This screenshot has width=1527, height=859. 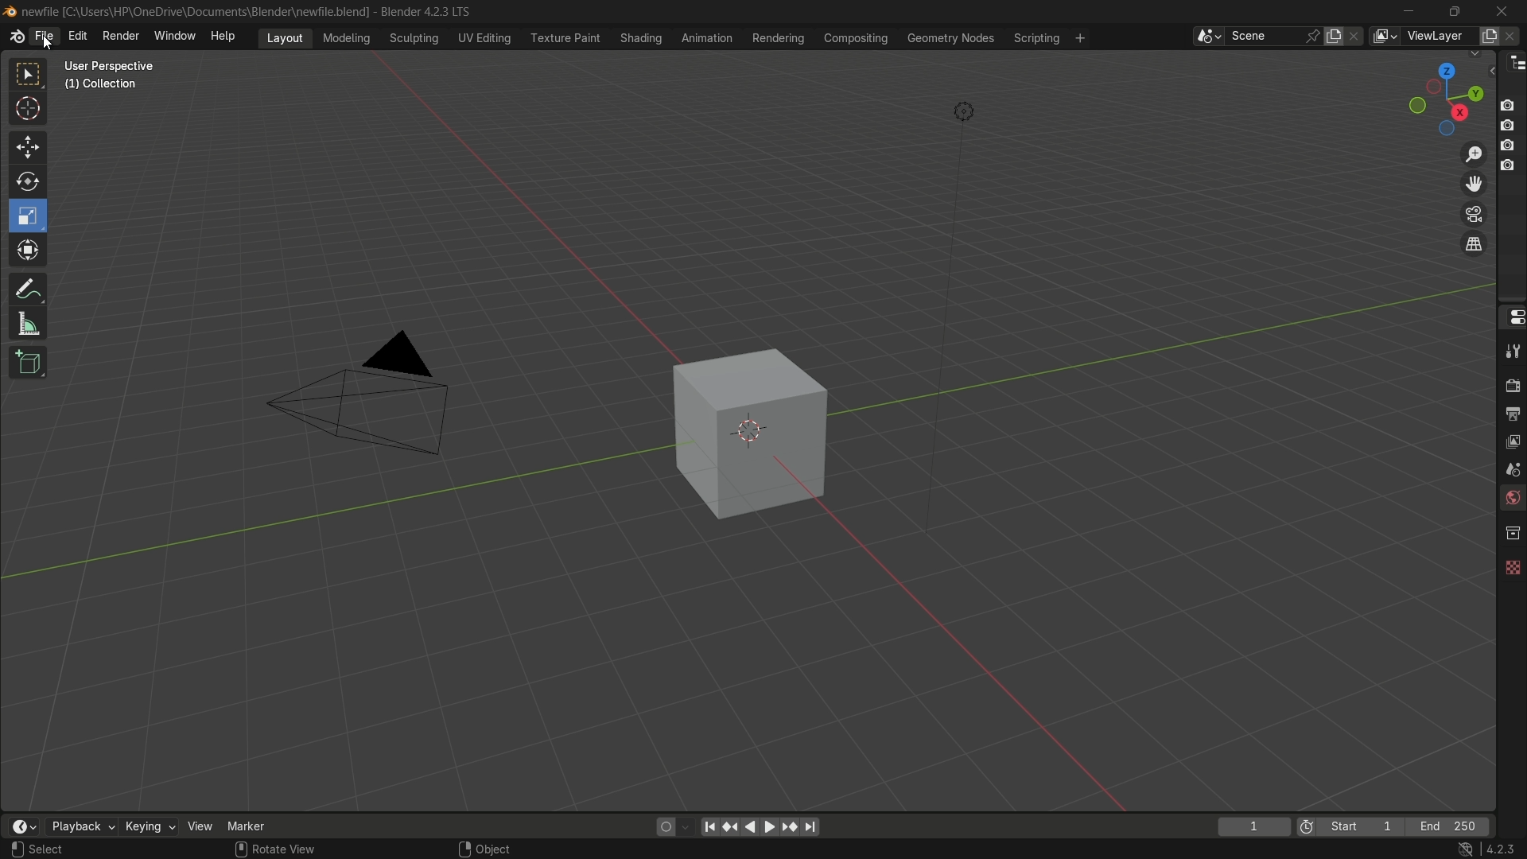 What do you see at coordinates (760, 826) in the screenshot?
I see `play animation` at bounding box center [760, 826].